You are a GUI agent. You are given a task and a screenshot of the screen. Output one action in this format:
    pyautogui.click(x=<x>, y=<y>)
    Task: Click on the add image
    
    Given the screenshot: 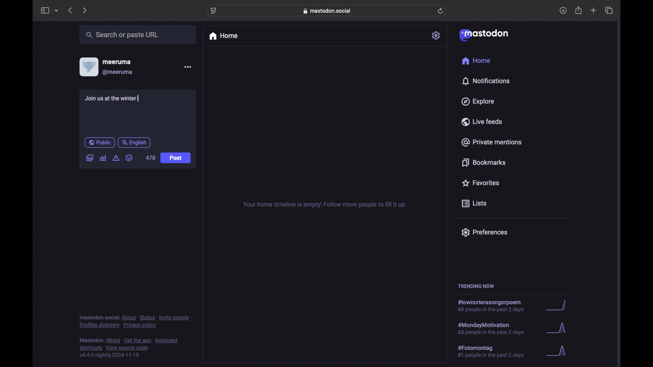 What is the action you would take?
    pyautogui.click(x=89, y=158)
    